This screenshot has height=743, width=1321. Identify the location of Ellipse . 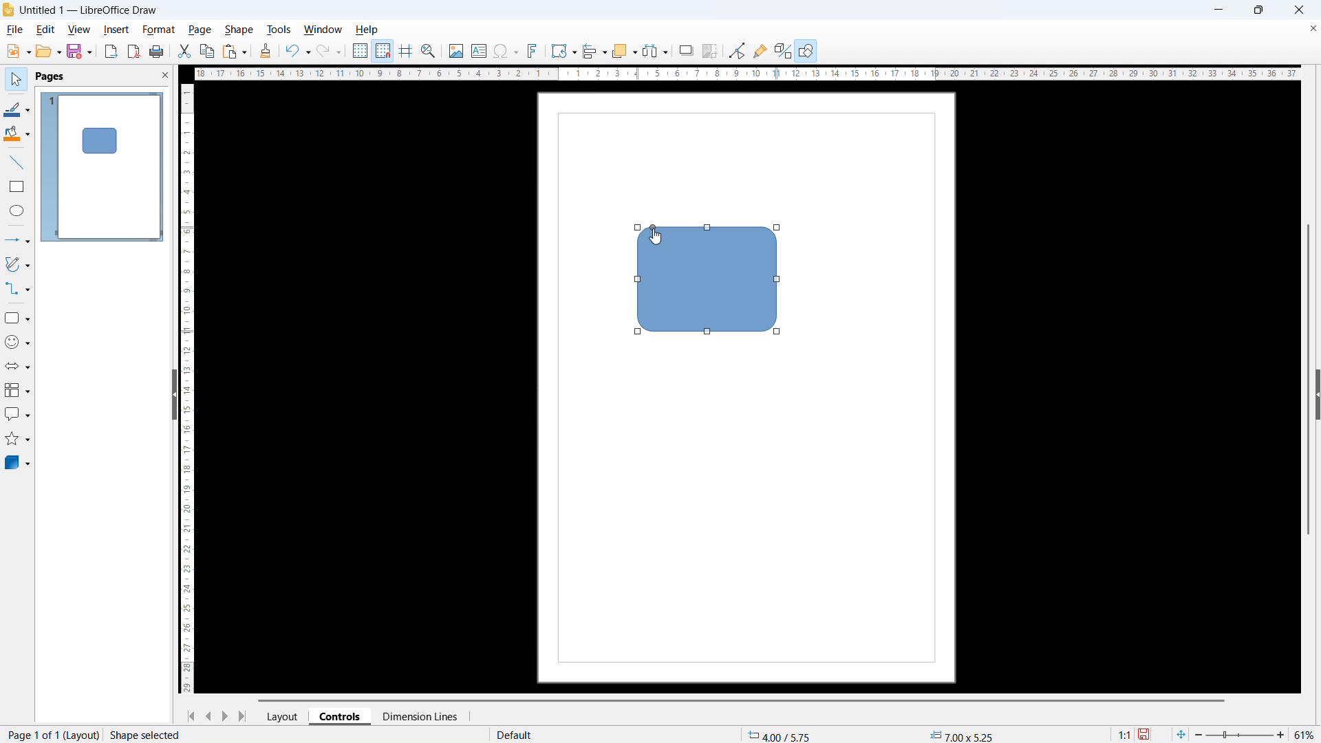
(17, 211).